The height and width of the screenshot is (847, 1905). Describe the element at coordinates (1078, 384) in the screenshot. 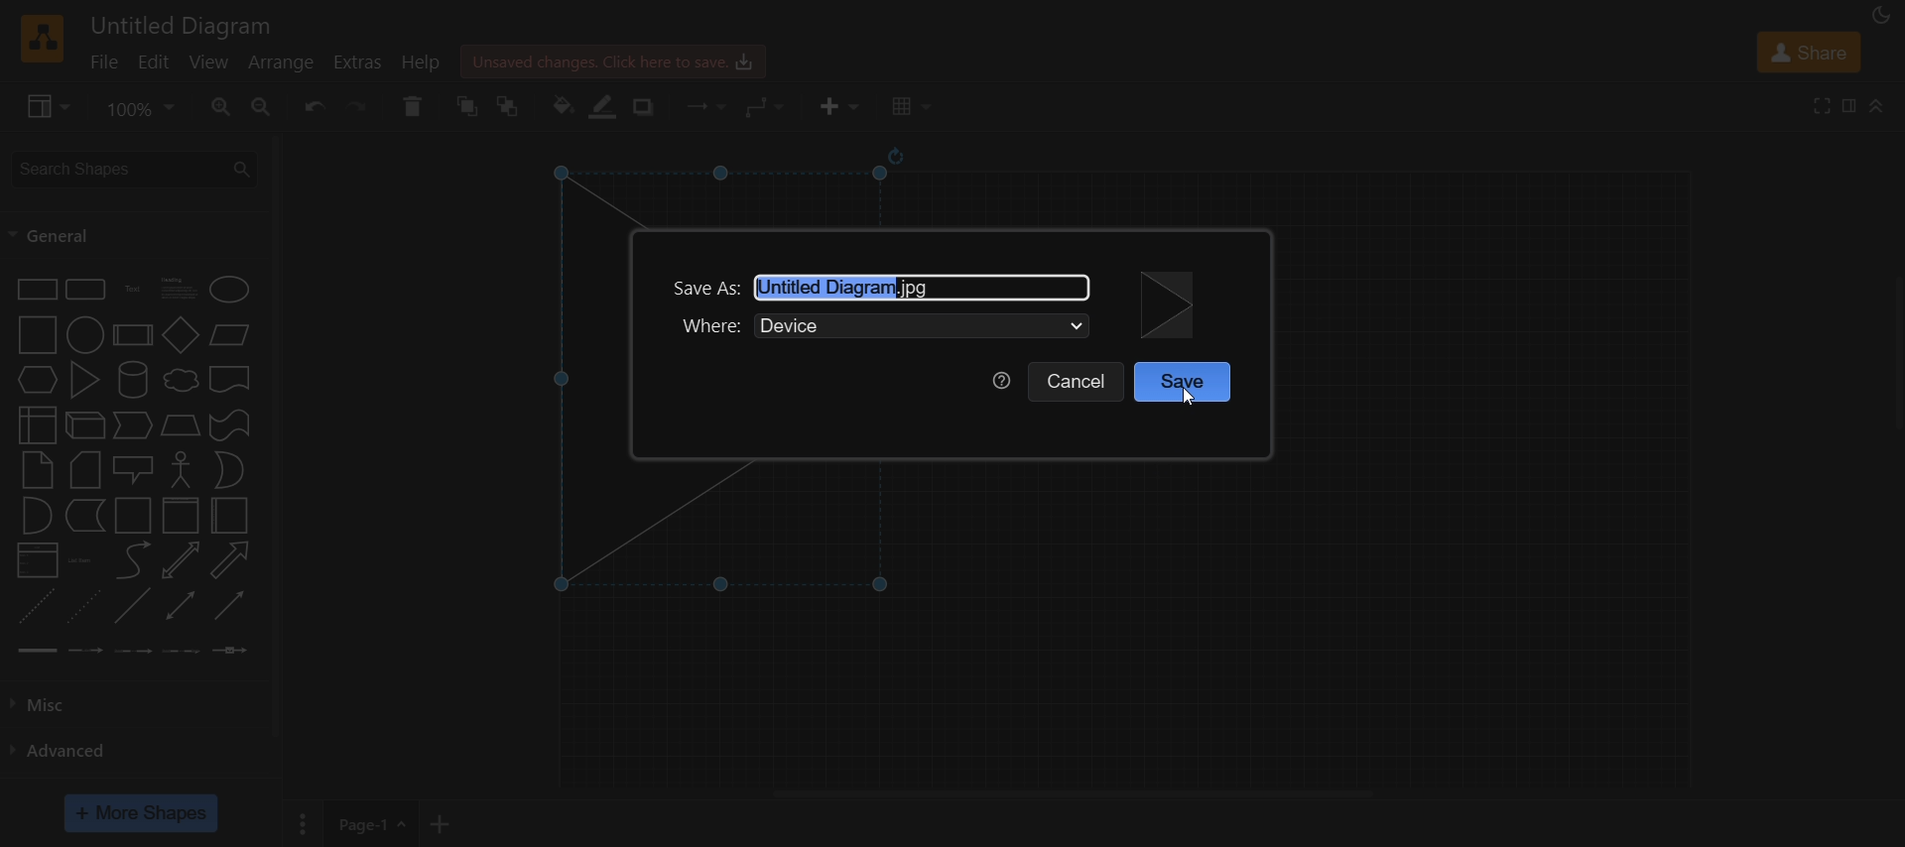

I see `cancel` at that location.